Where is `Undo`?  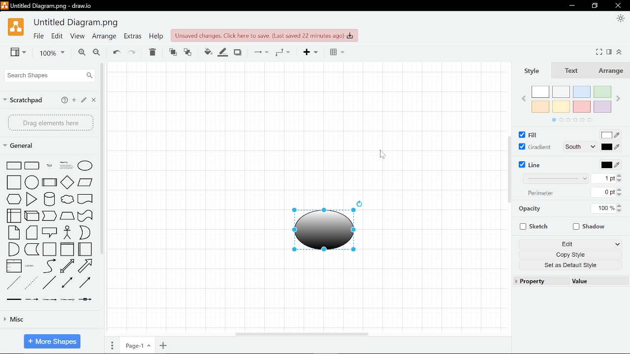 Undo is located at coordinates (115, 51).